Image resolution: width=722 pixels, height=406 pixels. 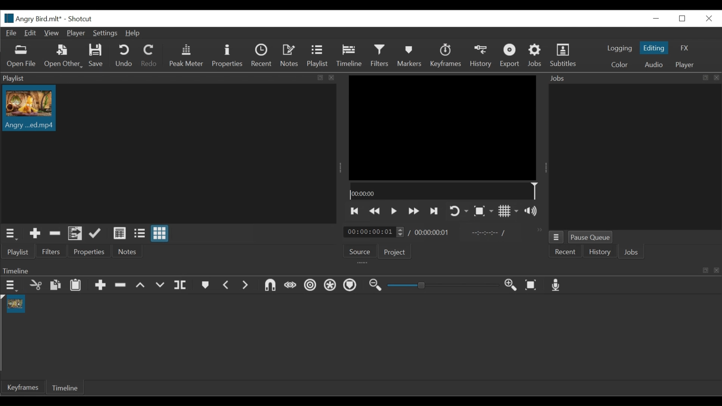 I want to click on Snap, so click(x=270, y=286).